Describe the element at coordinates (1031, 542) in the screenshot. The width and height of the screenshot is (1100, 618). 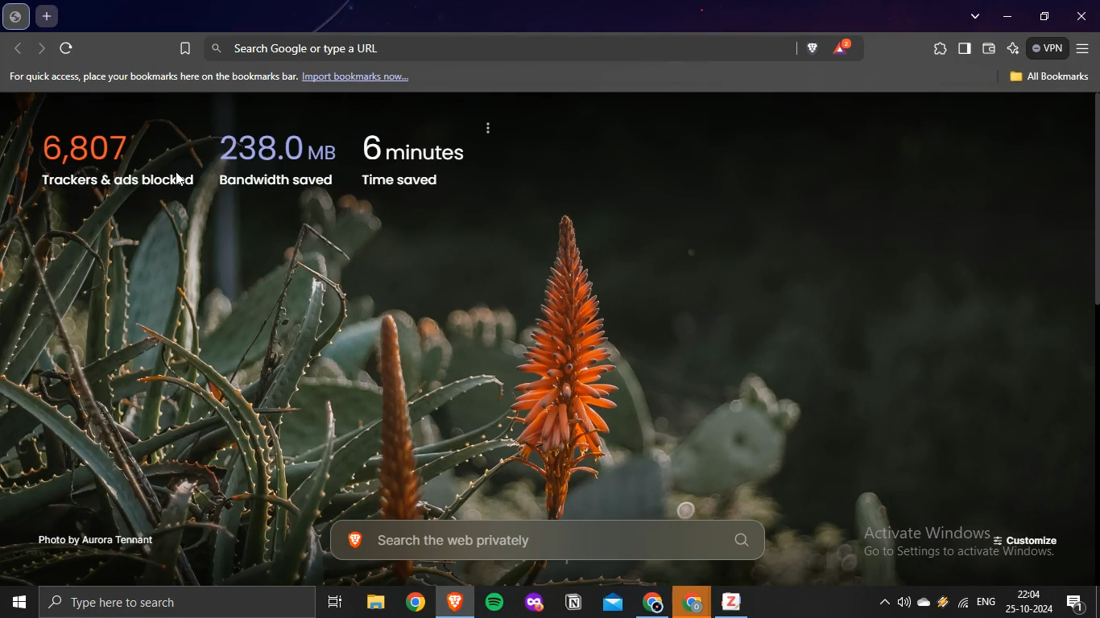
I see `customize` at that location.